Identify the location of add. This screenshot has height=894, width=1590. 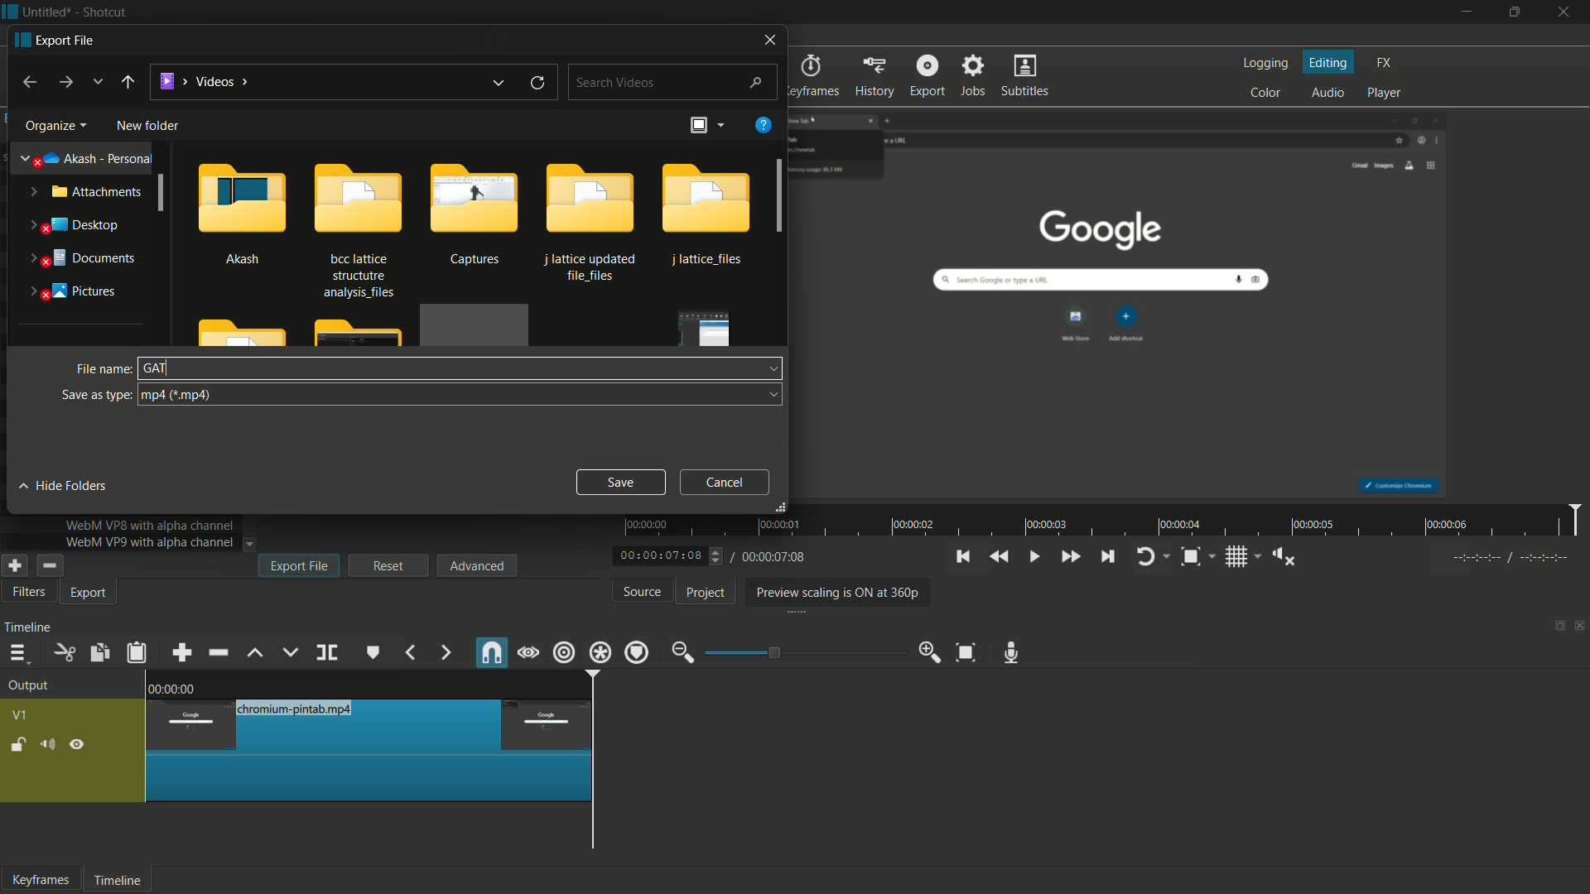
(12, 565).